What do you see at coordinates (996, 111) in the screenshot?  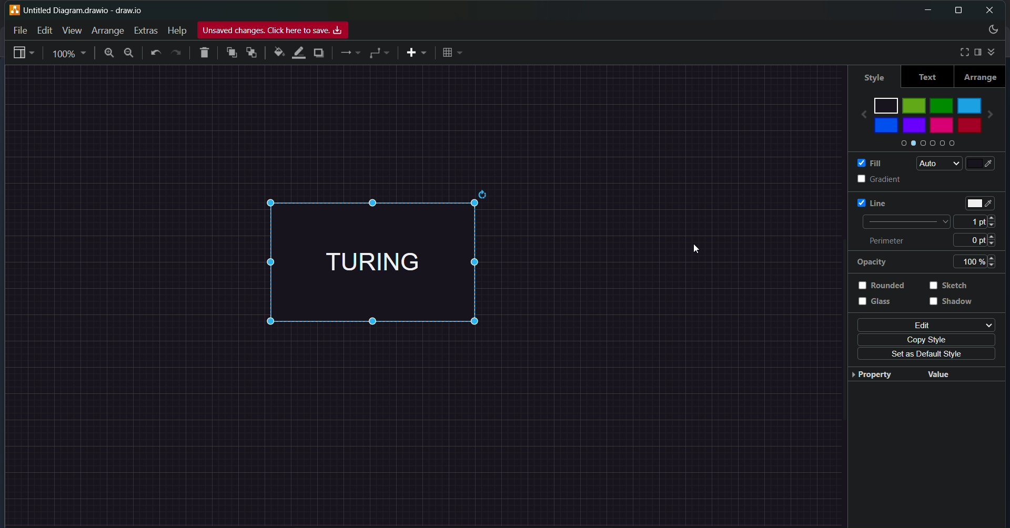 I see `next` at bounding box center [996, 111].